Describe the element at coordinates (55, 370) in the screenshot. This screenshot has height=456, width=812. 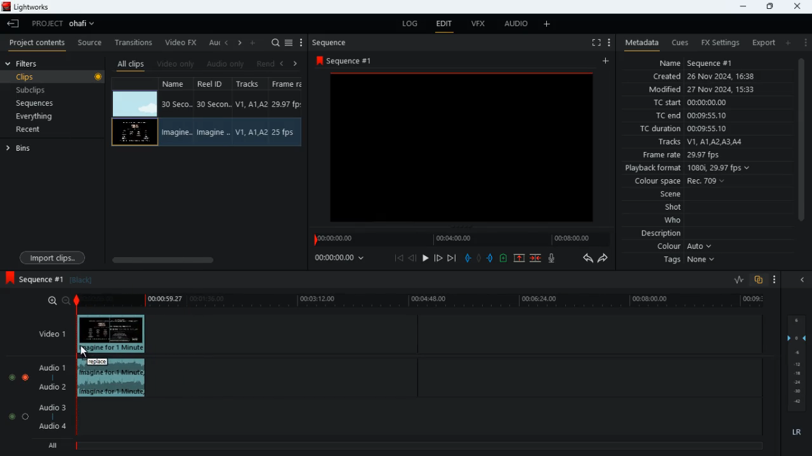
I see `audio 1` at that location.